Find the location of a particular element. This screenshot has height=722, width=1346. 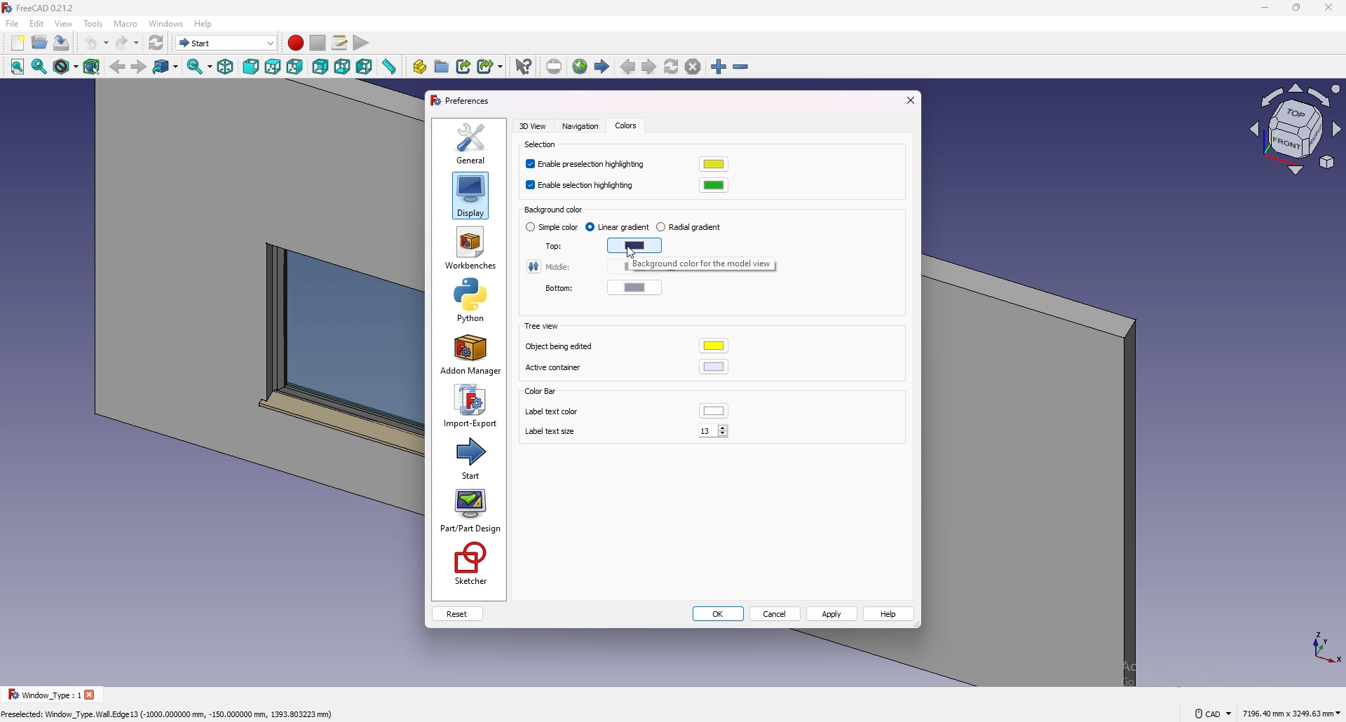

front is located at coordinates (252, 67).